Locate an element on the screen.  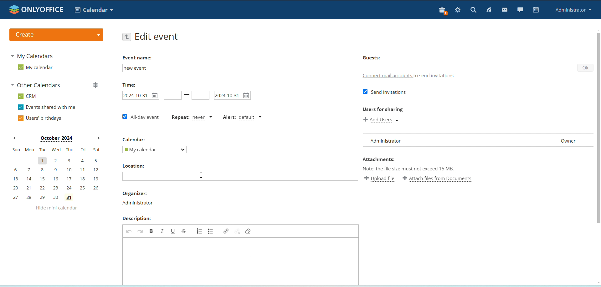
location is located at coordinates (133, 166).